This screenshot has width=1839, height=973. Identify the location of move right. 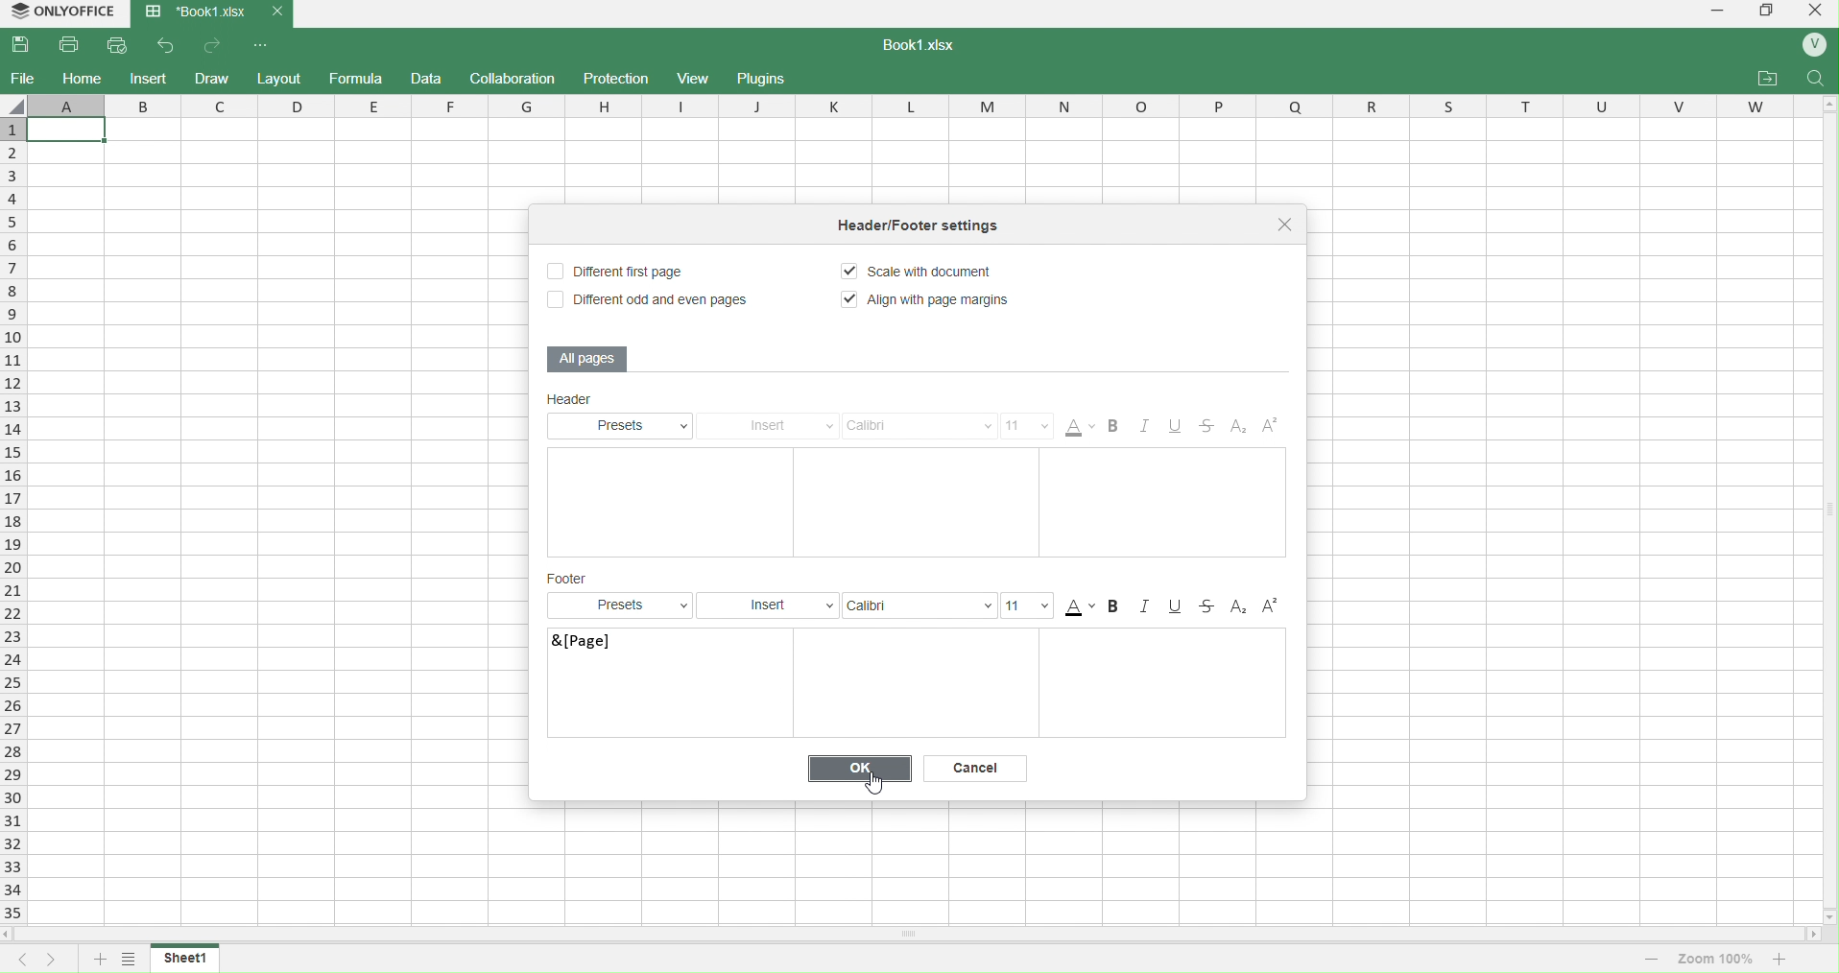
(1814, 936).